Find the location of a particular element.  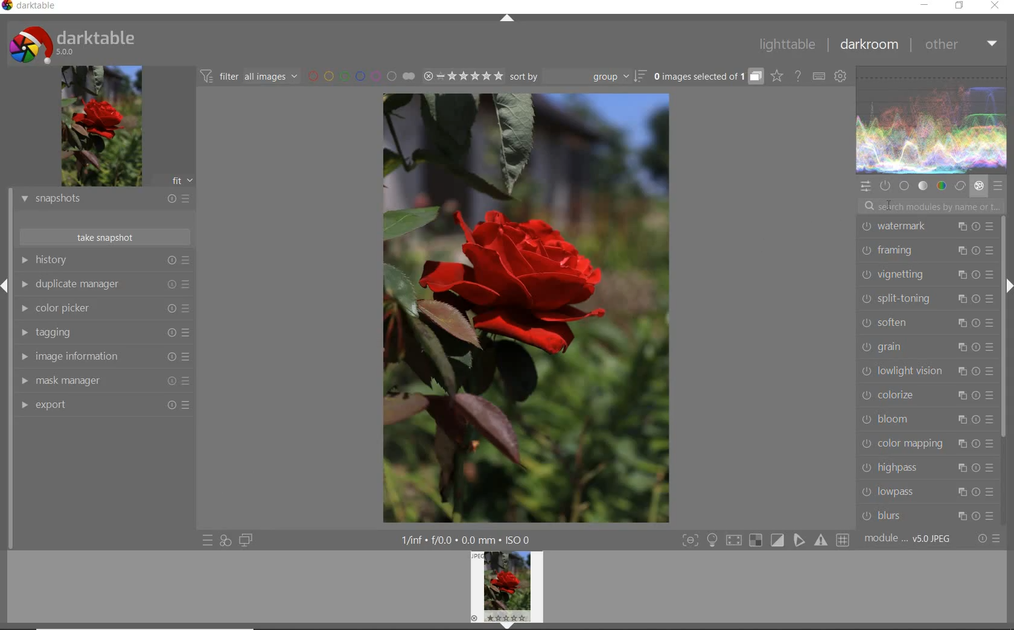

take snapshot is located at coordinates (104, 237).